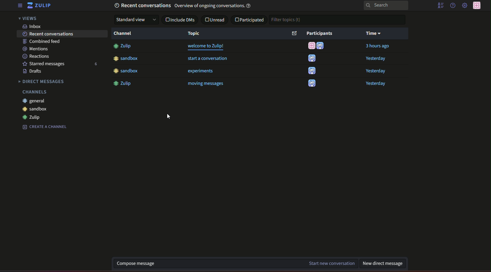 The height and width of the screenshot is (272, 491). I want to click on starred messages, so click(45, 63).